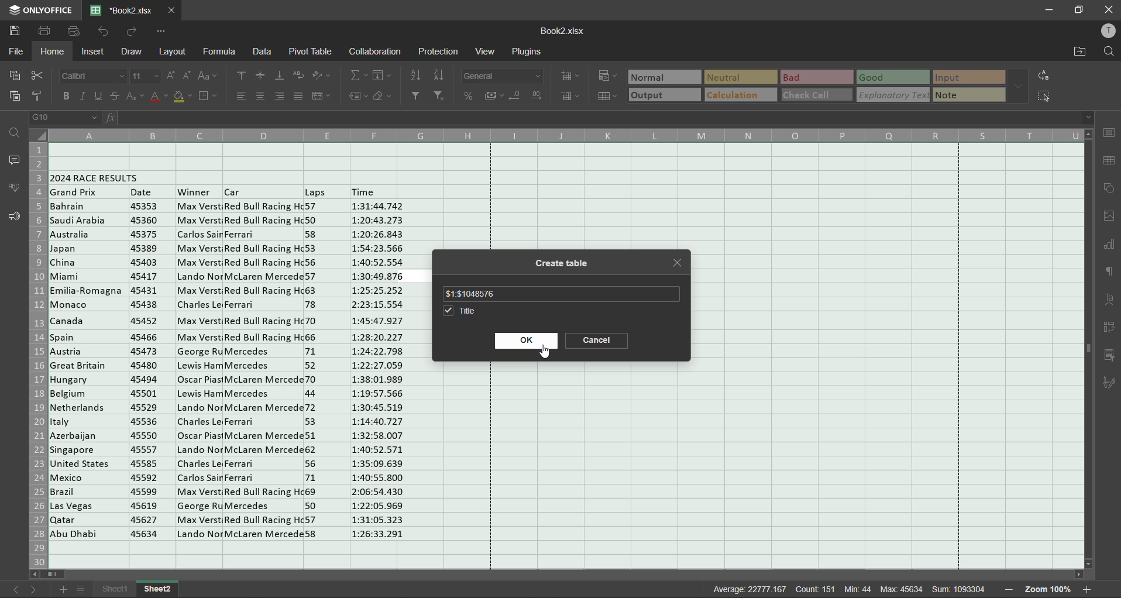 The height and width of the screenshot is (598, 1121). Describe the element at coordinates (895, 95) in the screenshot. I see `explanatory text` at that location.